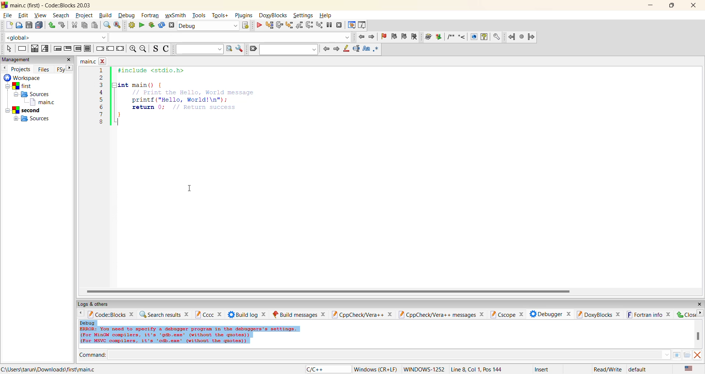 This screenshot has height=374, width=705. What do you see at coordinates (36, 94) in the screenshot?
I see `Sources` at bounding box center [36, 94].